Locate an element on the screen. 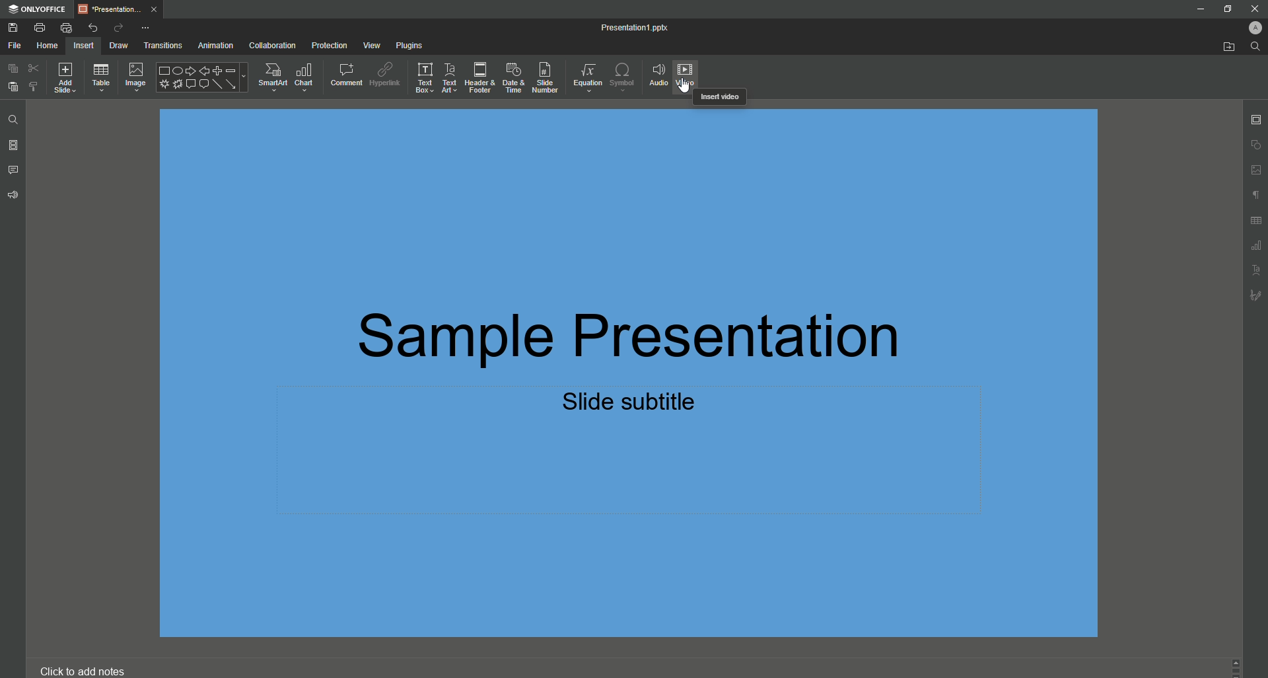  Feedback is located at coordinates (15, 194).